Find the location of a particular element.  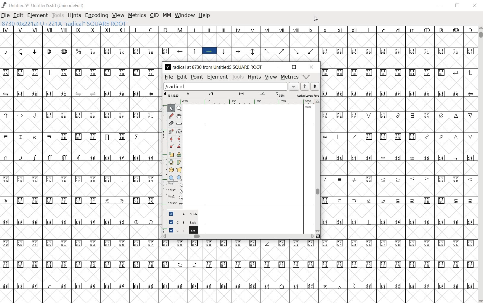

hints is located at coordinates (253, 77).